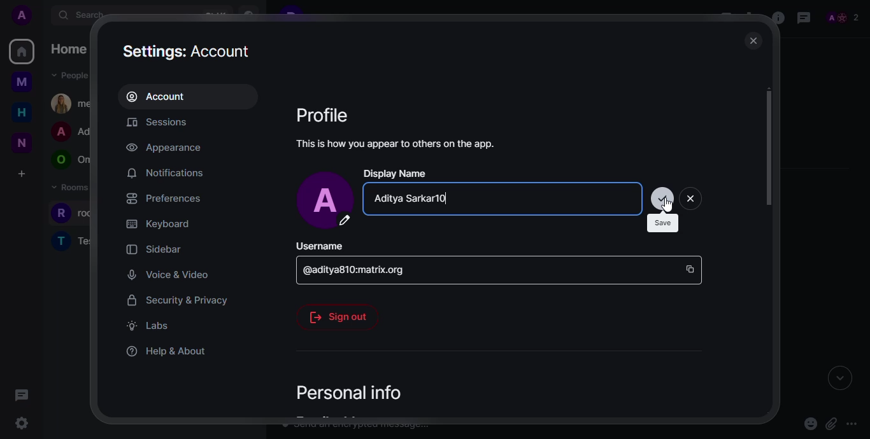 The width and height of the screenshot is (870, 439). I want to click on , so click(667, 206).